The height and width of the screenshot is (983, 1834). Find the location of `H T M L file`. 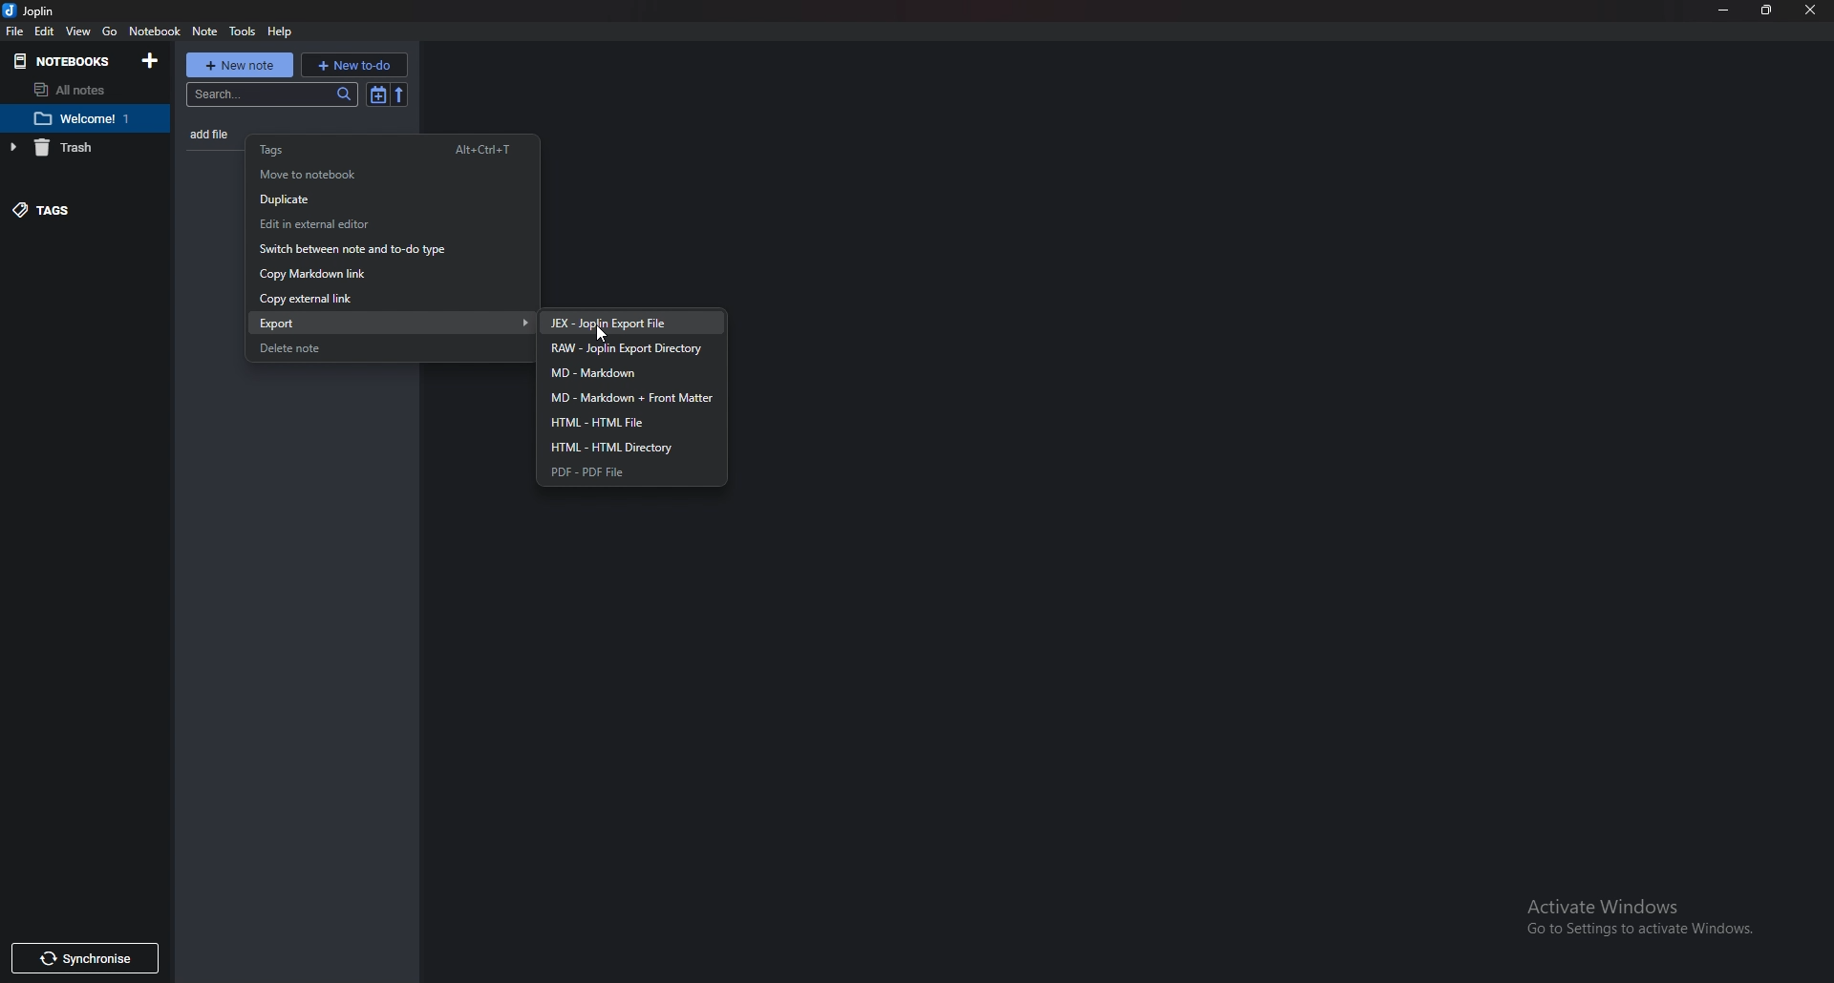

H T M L file is located at coordinates (628, 423).